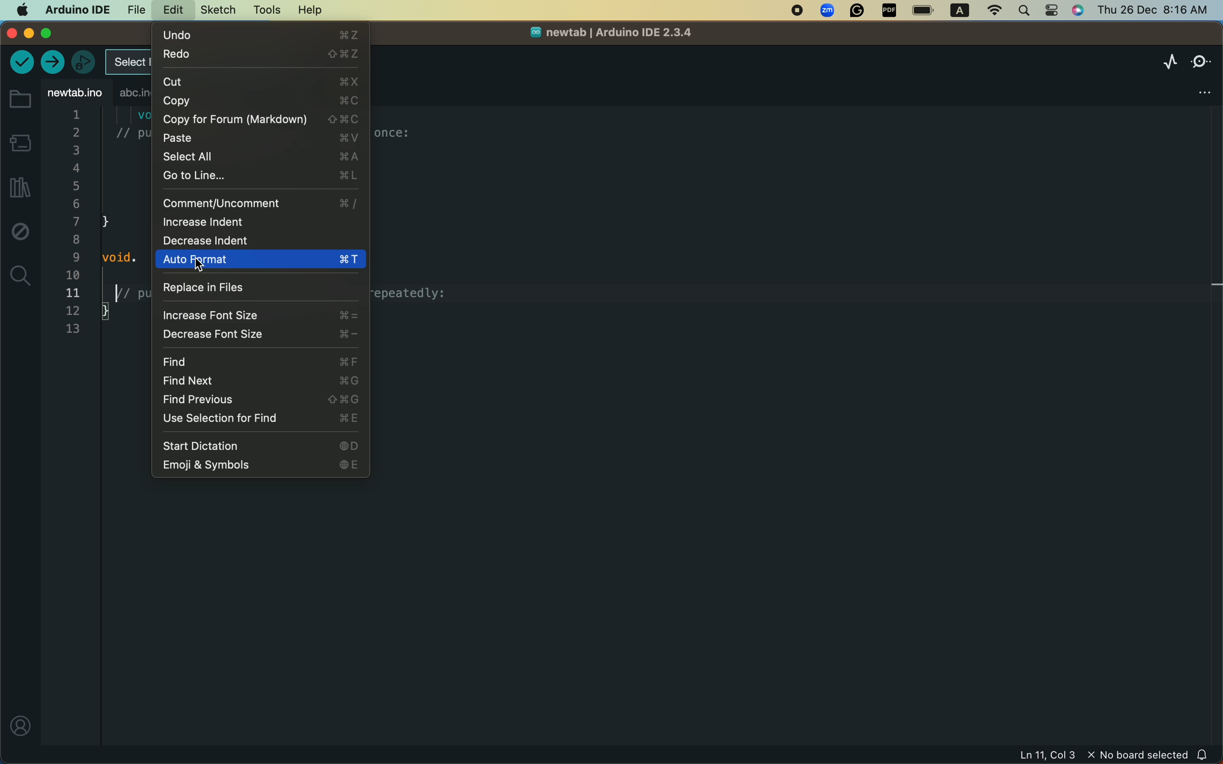 The image size is (1223, 764). I want to click on , so click(828, 11).